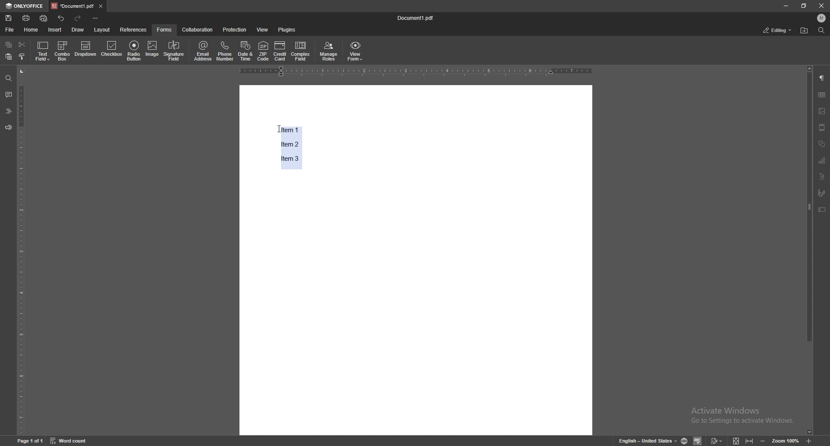 This screenshot has width=830, height=446. Describe the element at coordinates (286, 146) in the screenshot. I see `list` at that location.